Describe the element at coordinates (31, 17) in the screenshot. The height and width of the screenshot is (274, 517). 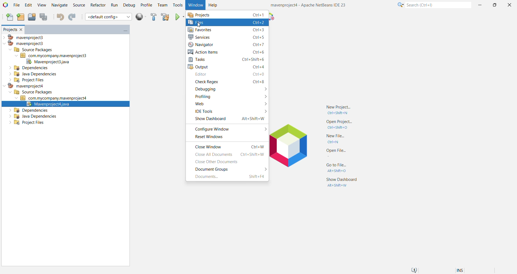
I see `Open Project` at that location.